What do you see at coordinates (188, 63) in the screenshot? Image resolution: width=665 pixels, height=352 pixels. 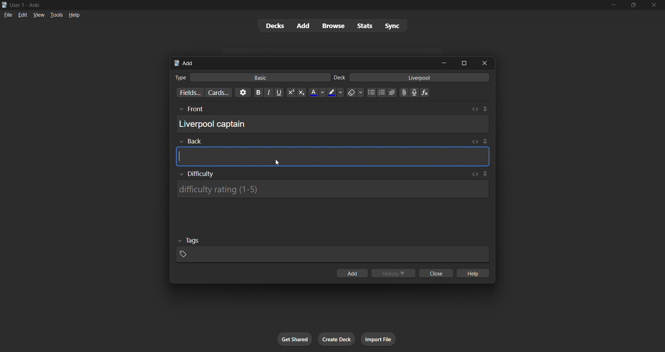 I see `add title bar` at bounding box center [188, 63].